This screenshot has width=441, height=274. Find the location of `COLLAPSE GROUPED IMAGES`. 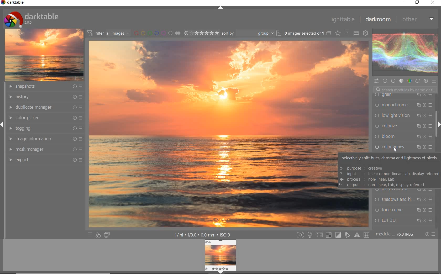

COLLAPSE GROUPED IMAGES is located at coordinates (328, 33).